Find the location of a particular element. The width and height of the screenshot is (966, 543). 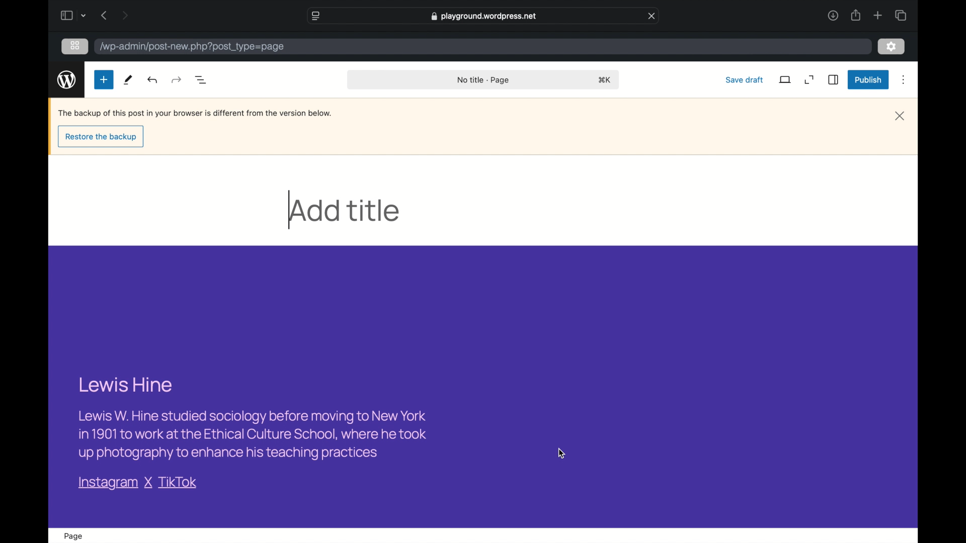

downloads is located at coordinates (833, 16).